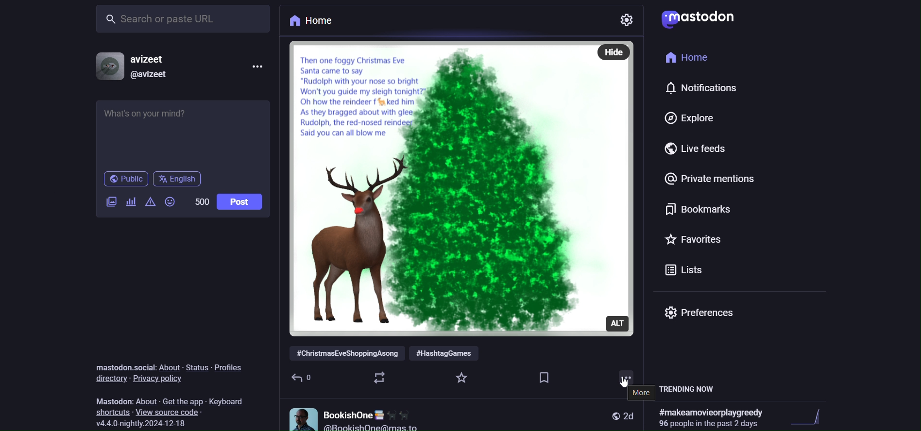 The width and height of the screenshot is (921, 431). I want to click on bookmark, so click(697, 209).